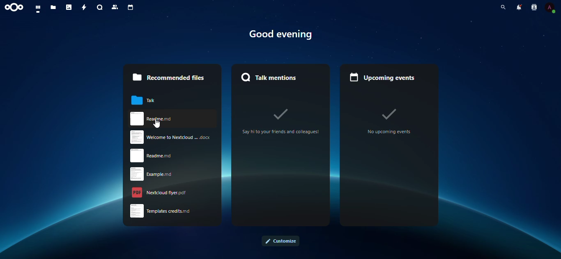  What do you see at coordinates (503, 7) in the screenshot?
I see `search` at bounding box center [503, 7].